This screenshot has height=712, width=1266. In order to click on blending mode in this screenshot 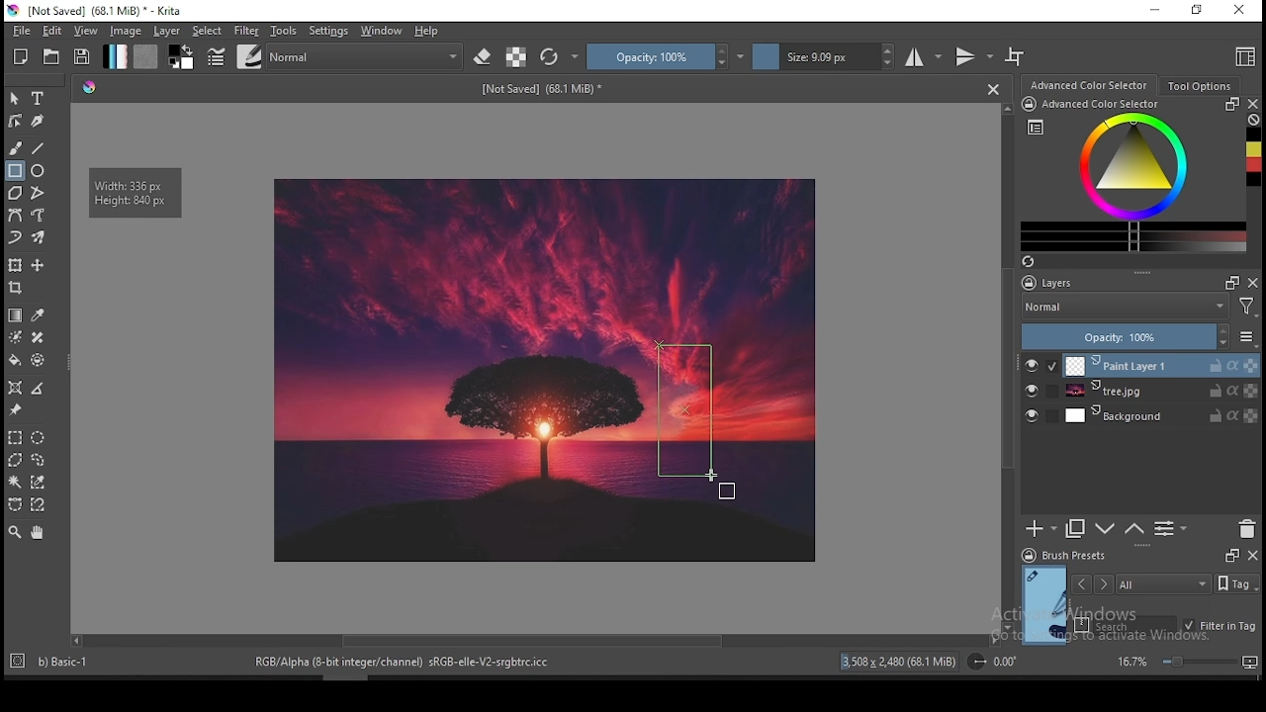, I will do `click(367, 55)`.